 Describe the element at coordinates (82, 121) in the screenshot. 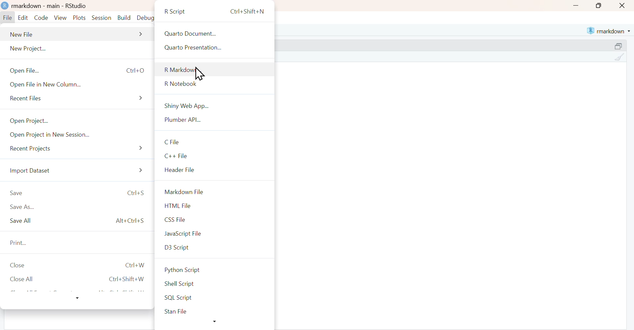

I see `Open project` at that location.